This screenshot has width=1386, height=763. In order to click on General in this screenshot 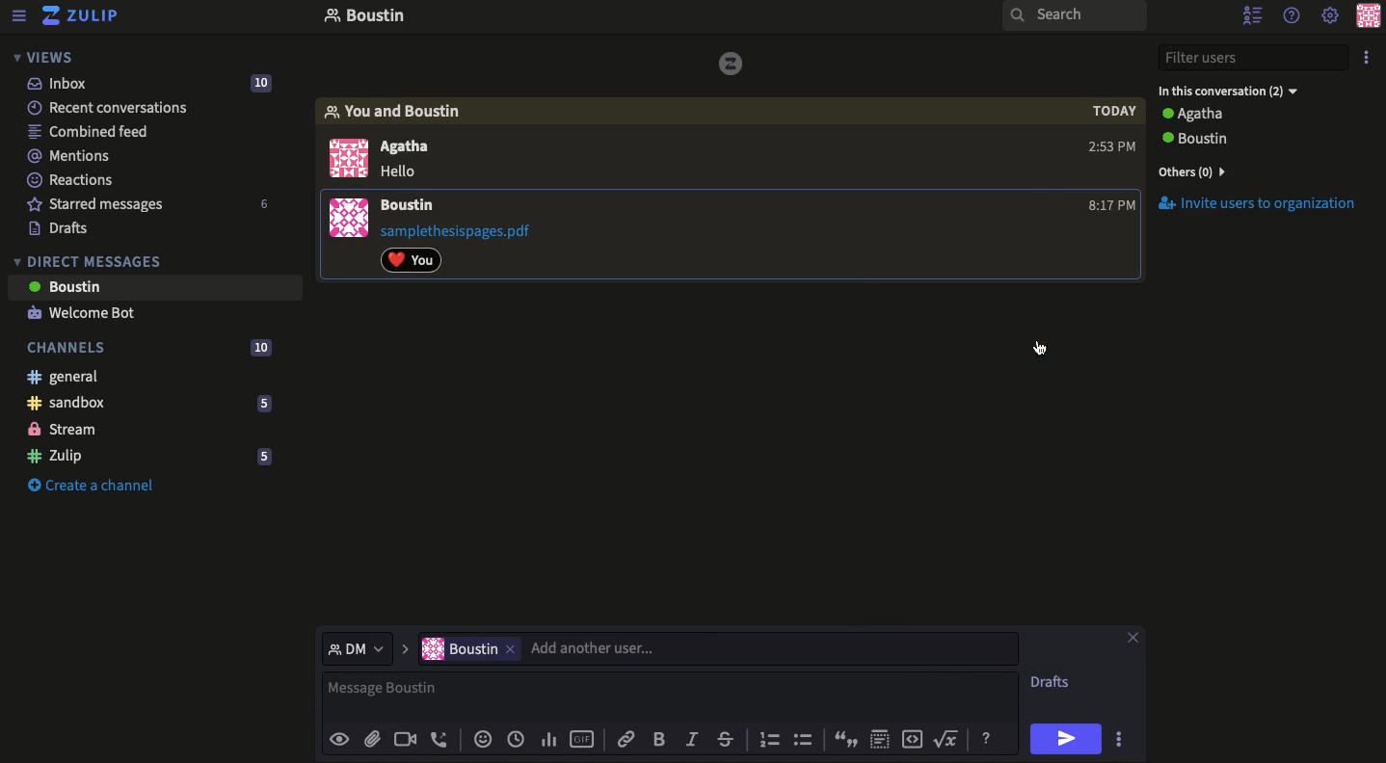, I will do `click(64, 377)`.